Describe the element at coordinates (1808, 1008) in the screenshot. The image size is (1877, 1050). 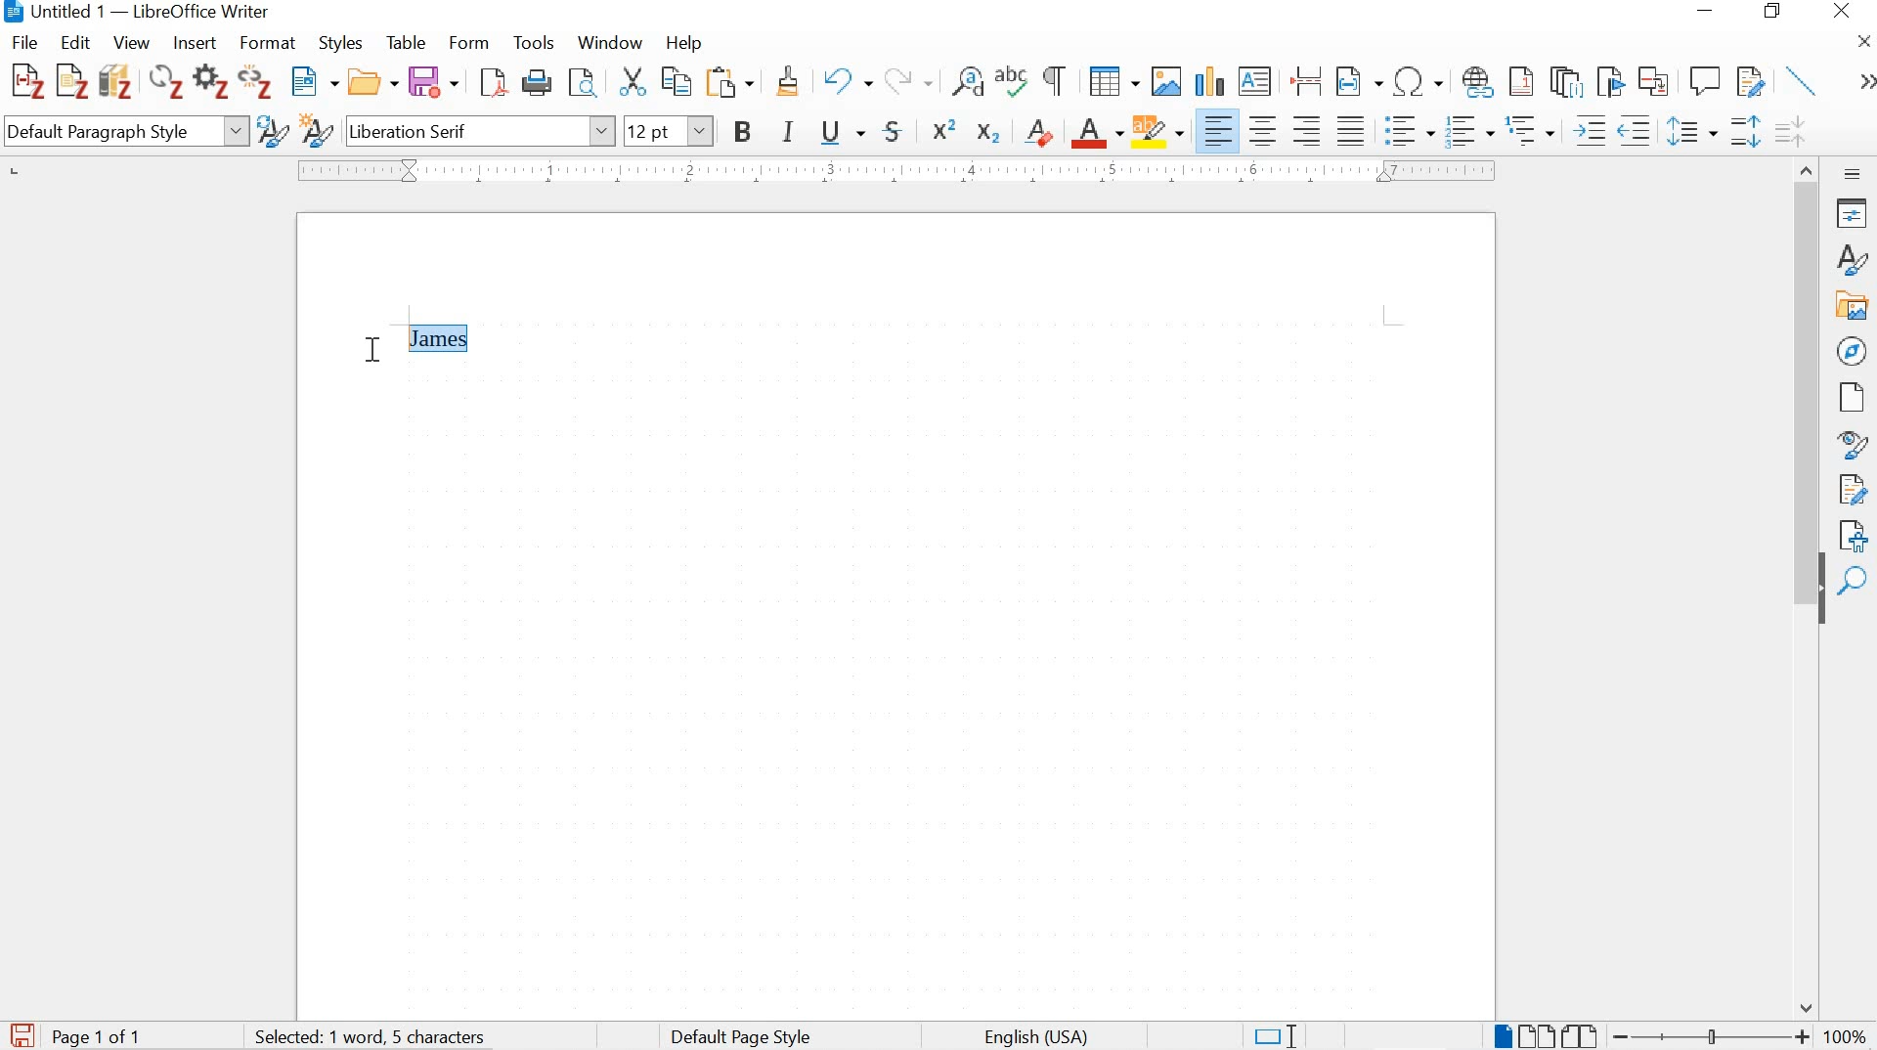
I see `move down` at that location.